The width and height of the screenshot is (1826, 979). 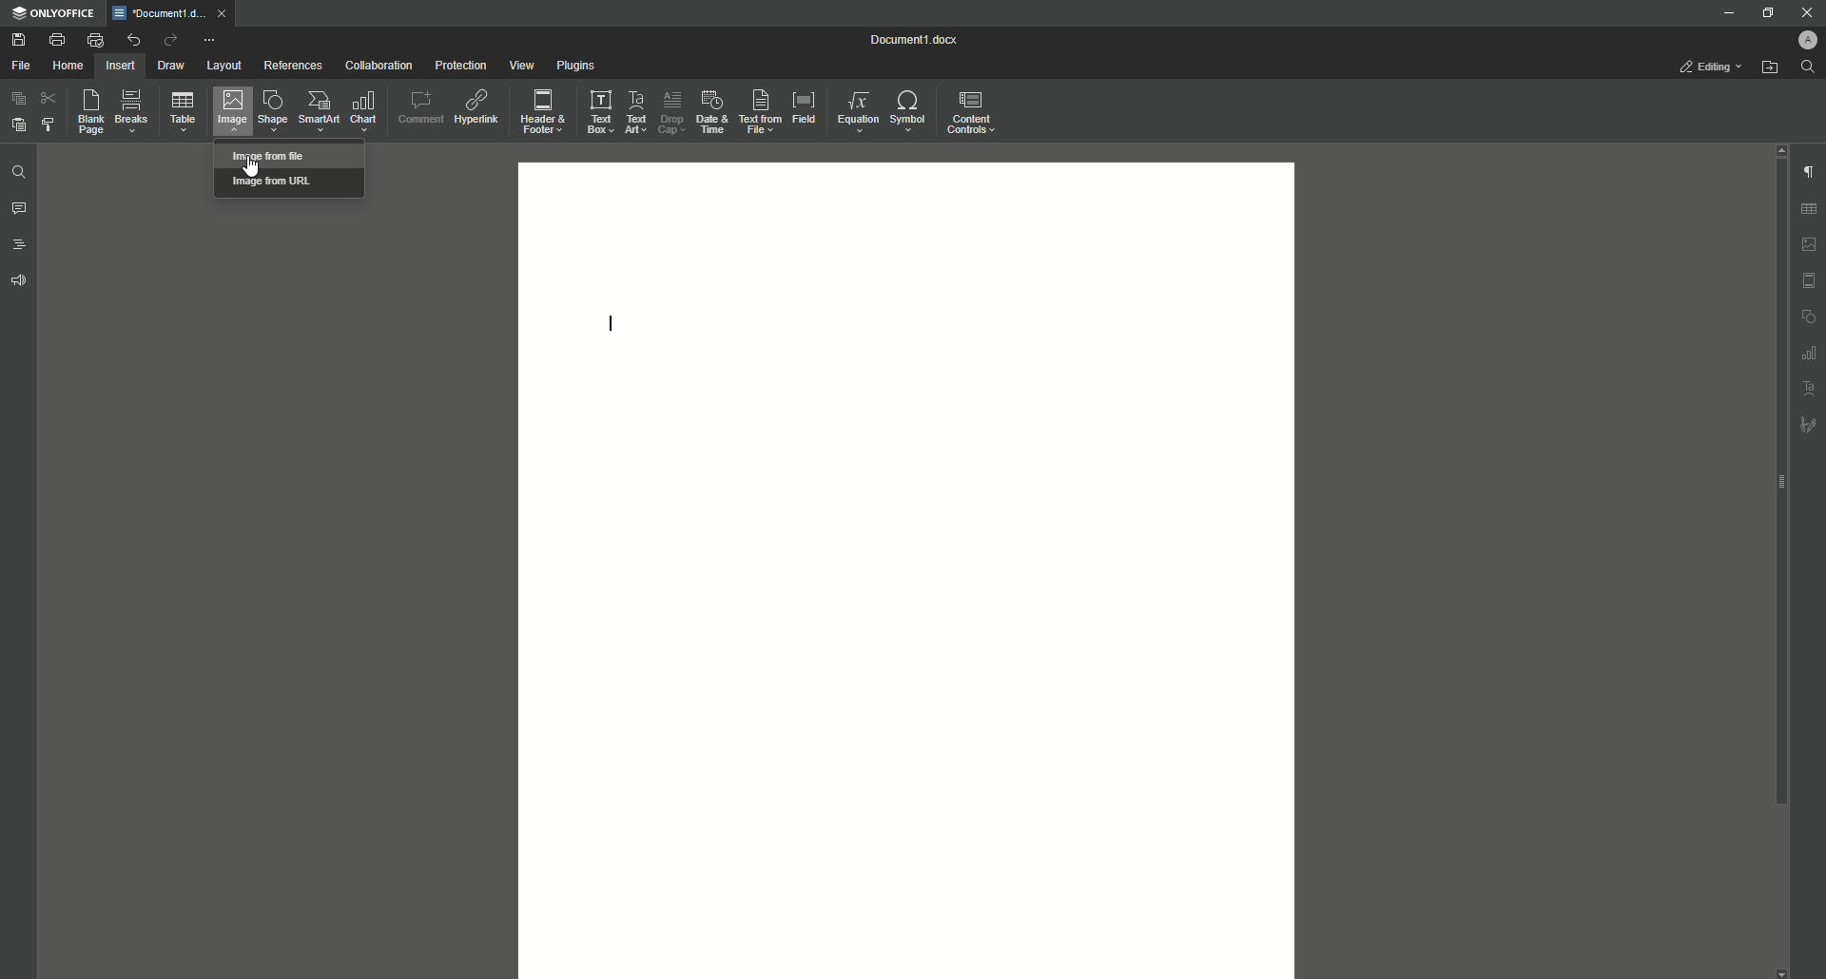 I want to click on Paste, so click(x=18, y=125).